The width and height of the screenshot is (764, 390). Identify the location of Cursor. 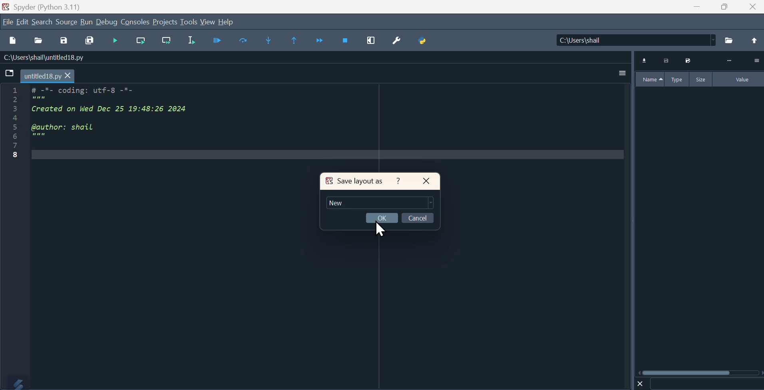
(380, 228).